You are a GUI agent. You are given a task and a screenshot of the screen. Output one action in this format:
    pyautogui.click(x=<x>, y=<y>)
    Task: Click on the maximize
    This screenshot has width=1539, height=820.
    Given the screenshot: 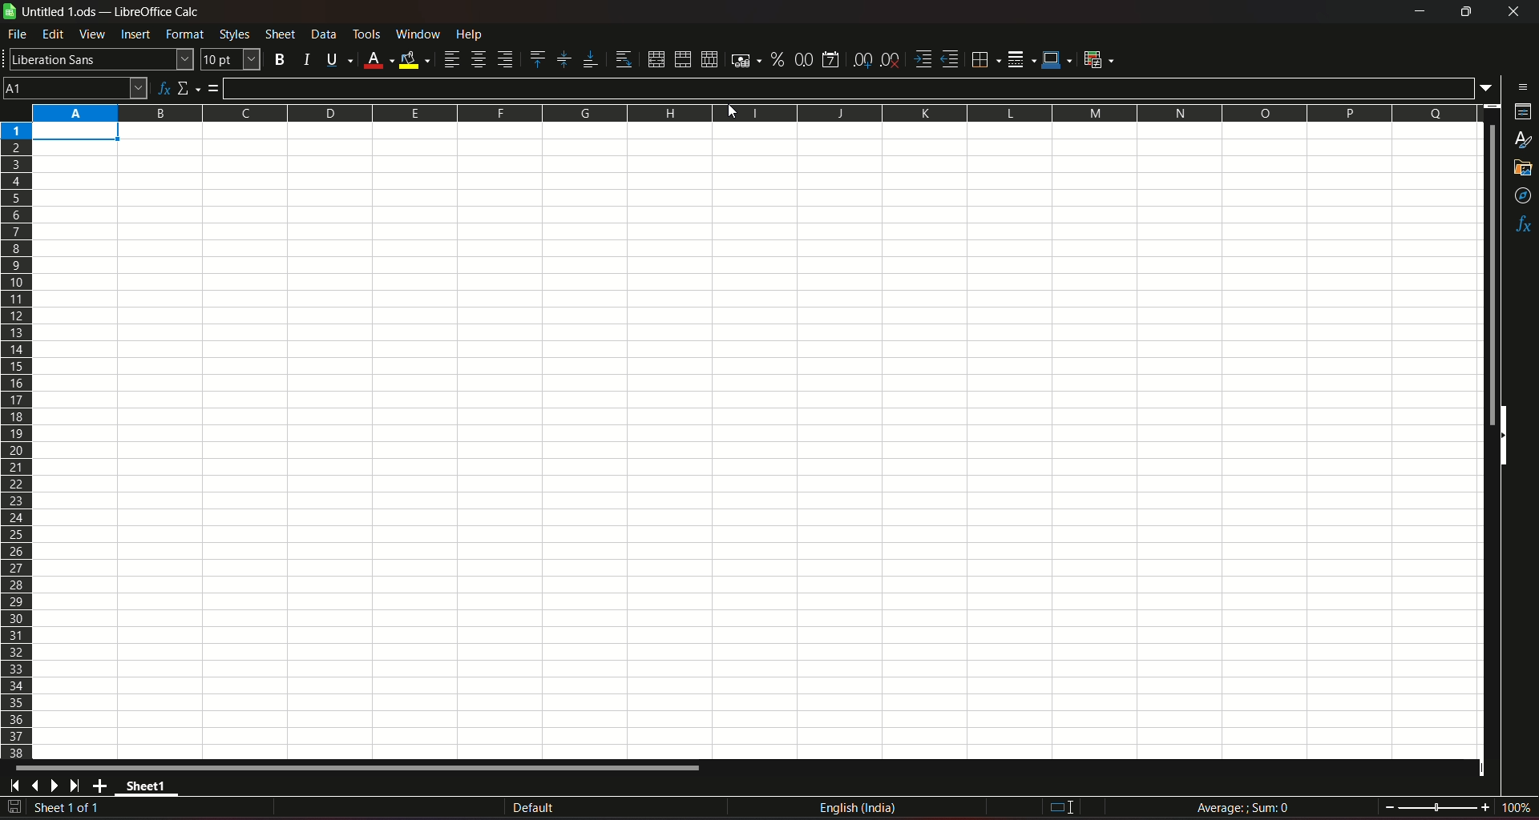 What is the action you would take?
    pyautogui.click(x=1465, y=12)
    